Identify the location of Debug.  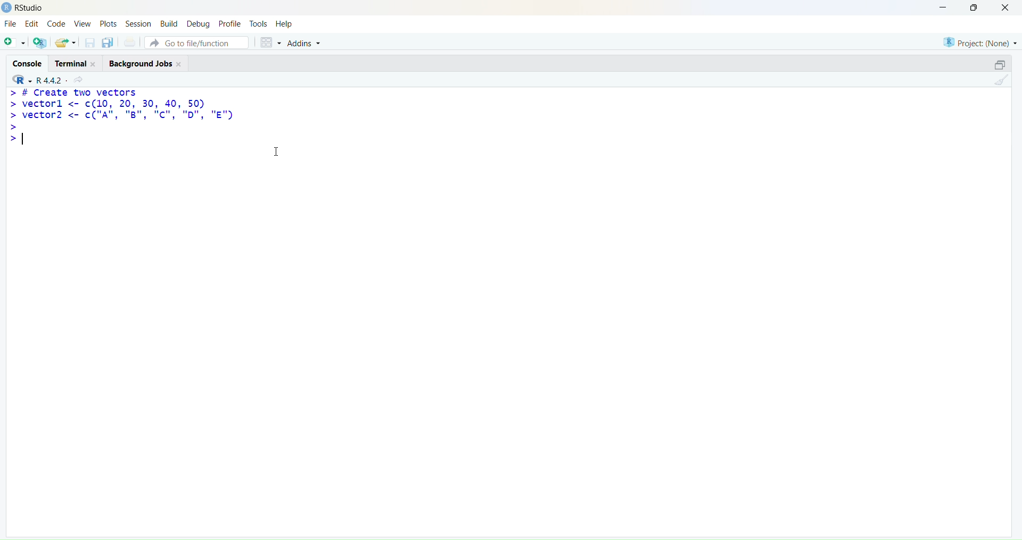
(199, 23).